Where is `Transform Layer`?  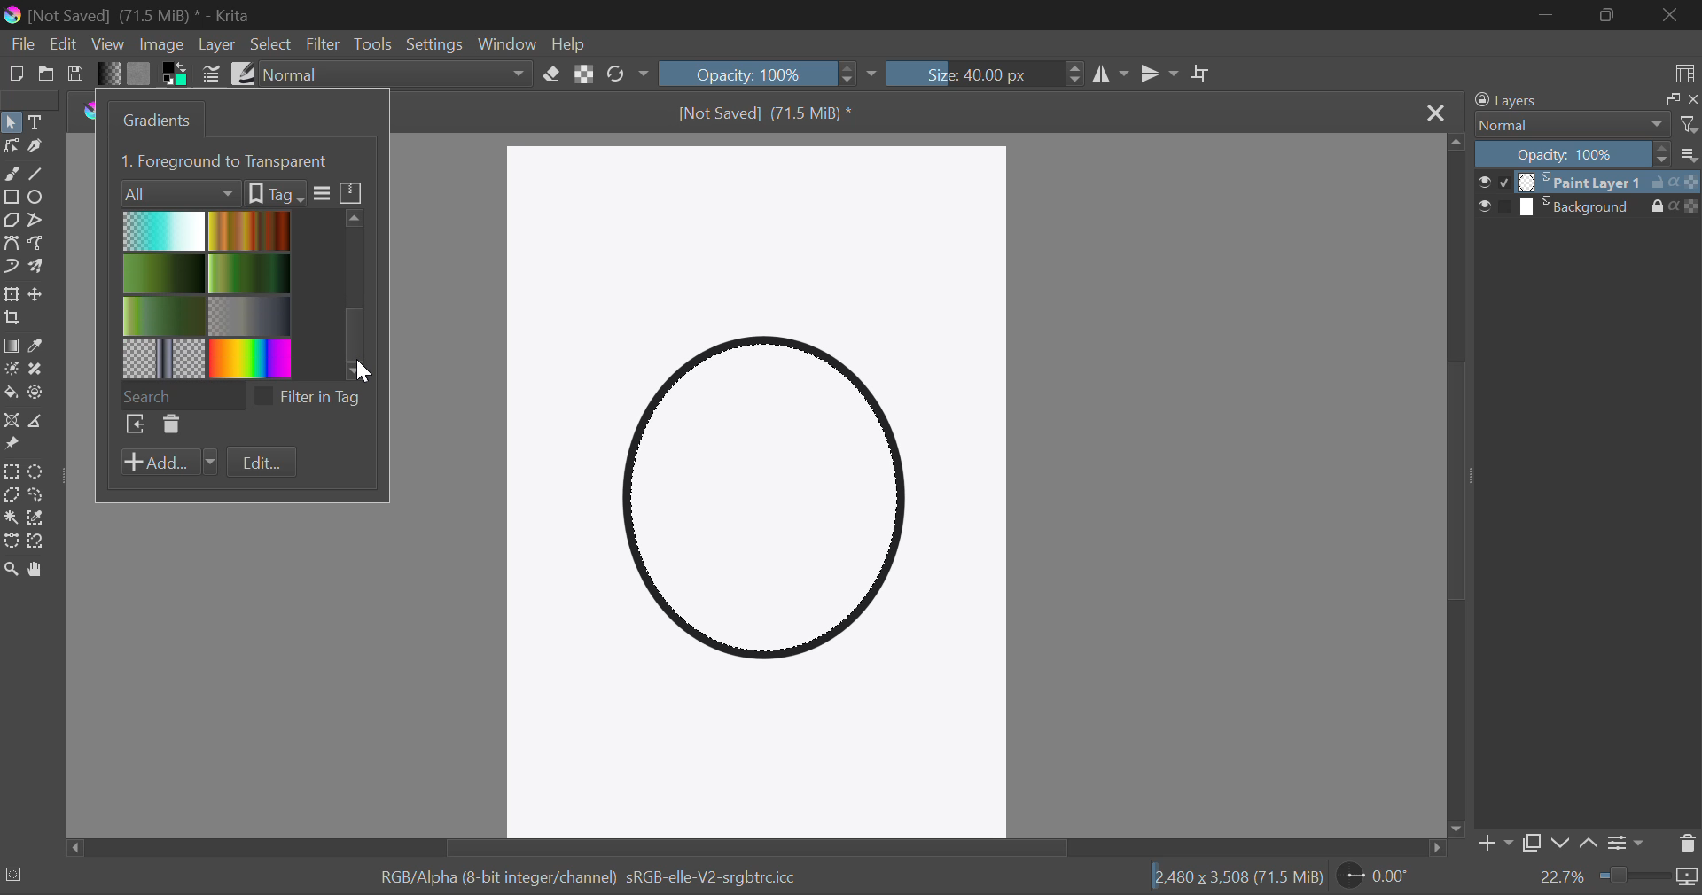 Transform Layer is located at coordinates (12, 296).